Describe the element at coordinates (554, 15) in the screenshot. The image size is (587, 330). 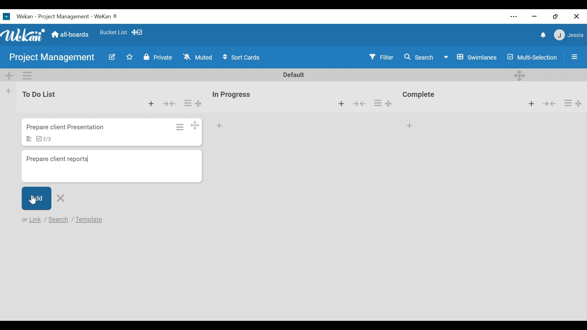
I see `Restore` at that location.